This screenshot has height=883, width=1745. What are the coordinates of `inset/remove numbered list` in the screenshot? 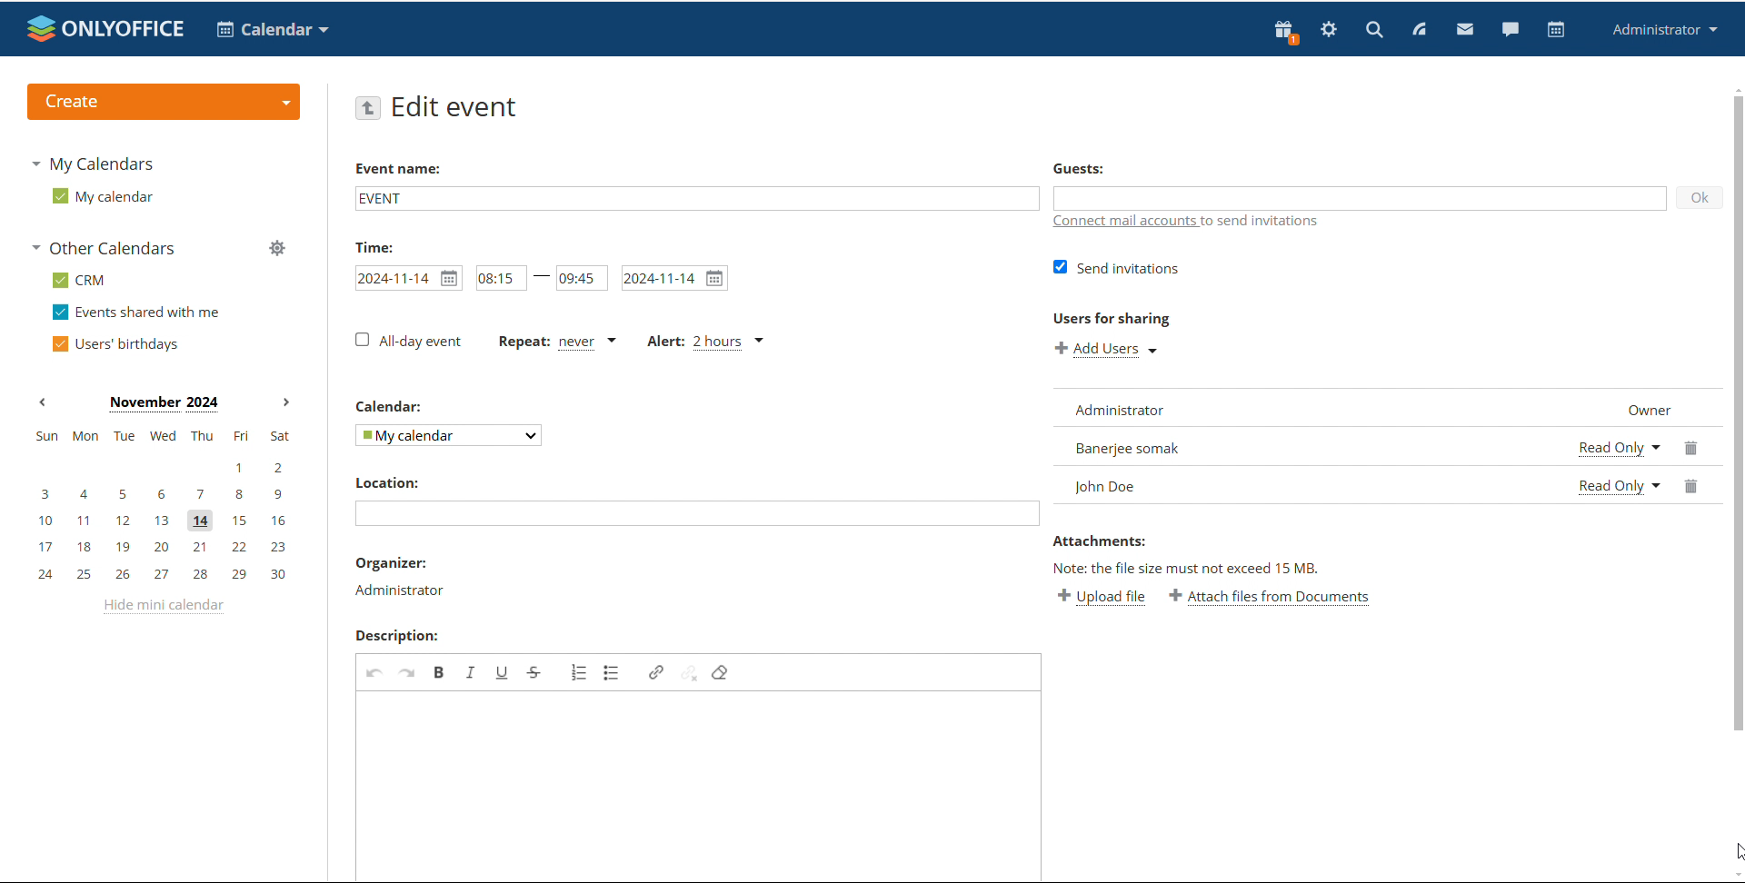 It's located at (579, 672).